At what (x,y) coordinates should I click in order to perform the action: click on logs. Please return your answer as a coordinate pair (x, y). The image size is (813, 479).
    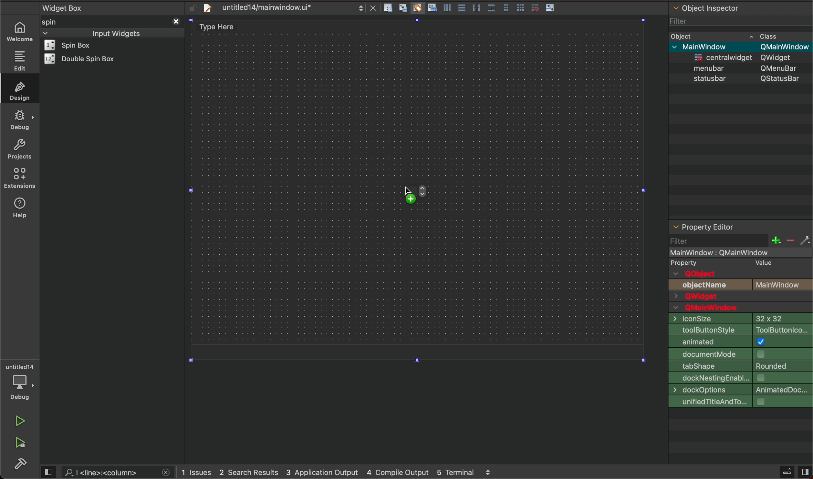
    Looking at the image, I should click on (343, 473).